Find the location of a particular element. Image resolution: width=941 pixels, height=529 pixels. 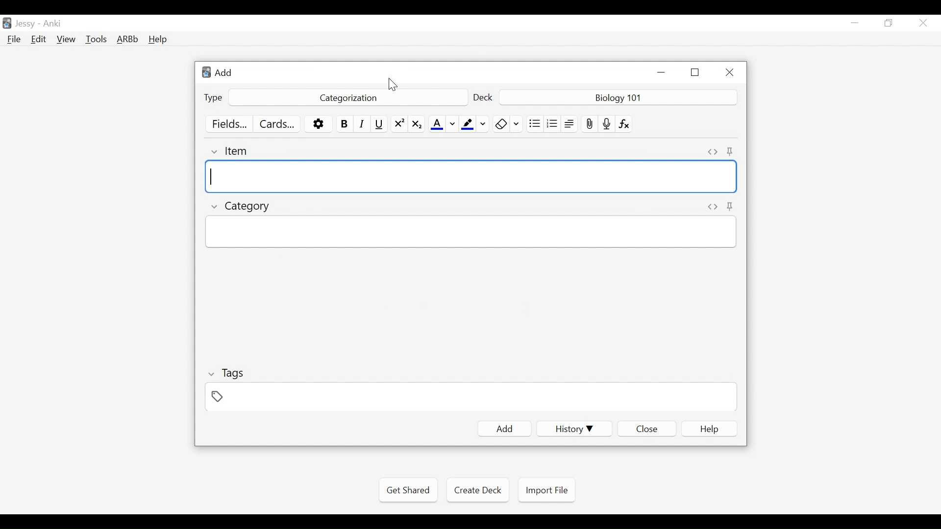

Edit is located at coordinates (38, 40).